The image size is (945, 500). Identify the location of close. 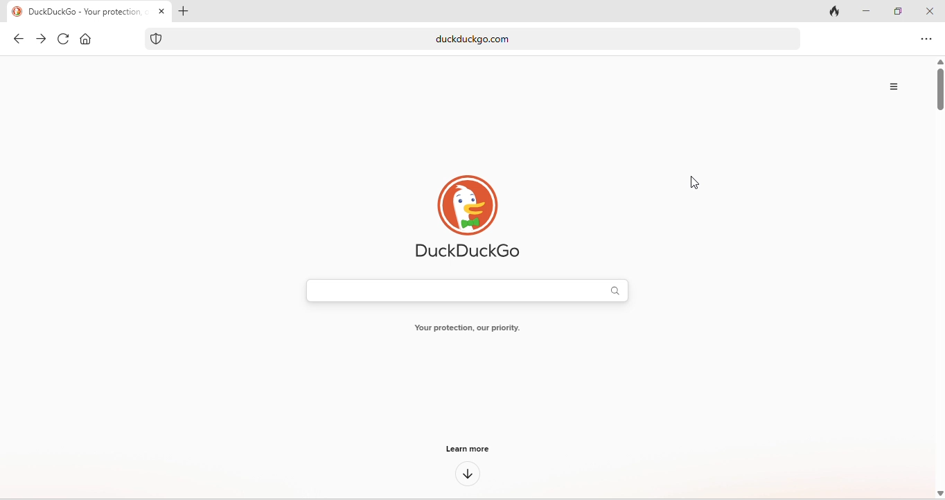
(929, 10).